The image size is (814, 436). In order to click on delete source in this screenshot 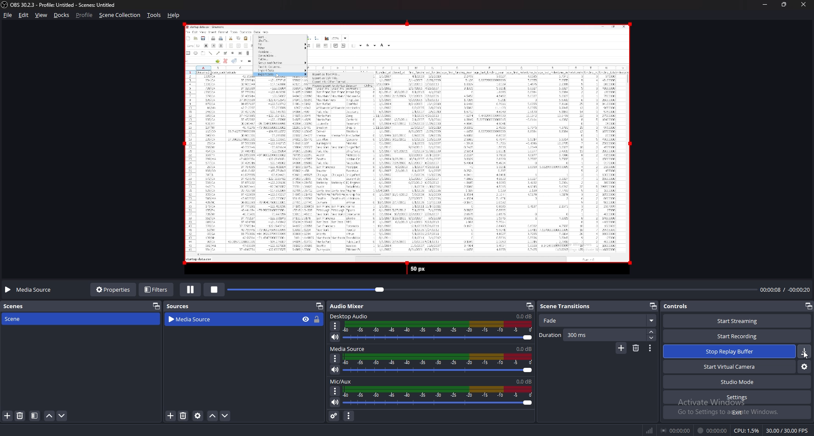, I will do `click(184, 415)`.